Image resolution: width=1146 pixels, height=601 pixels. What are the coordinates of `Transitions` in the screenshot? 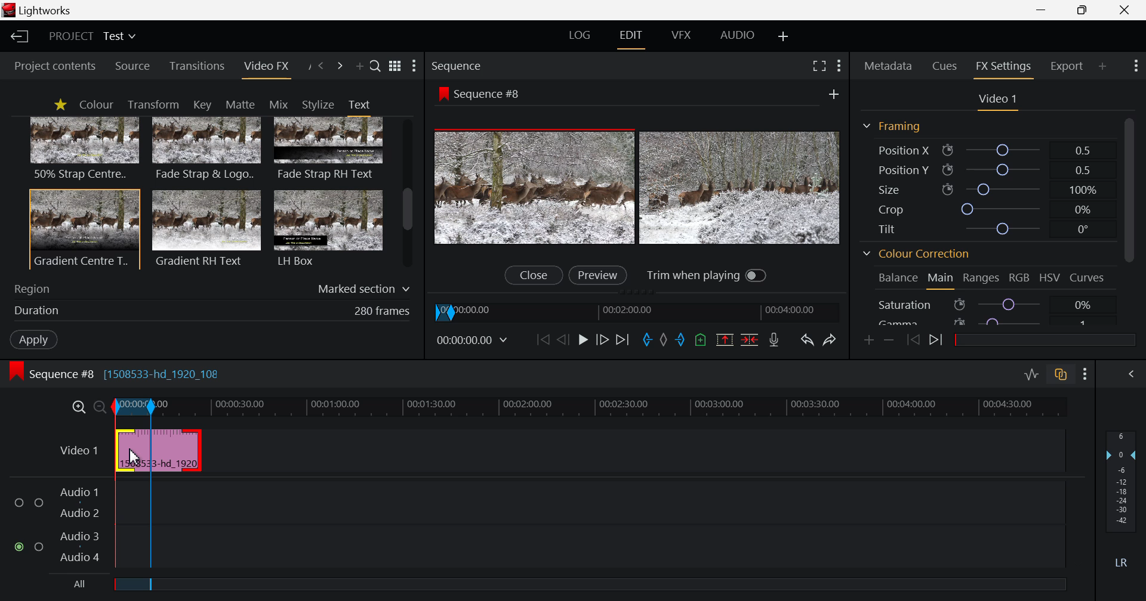 It's located at (198, 66).